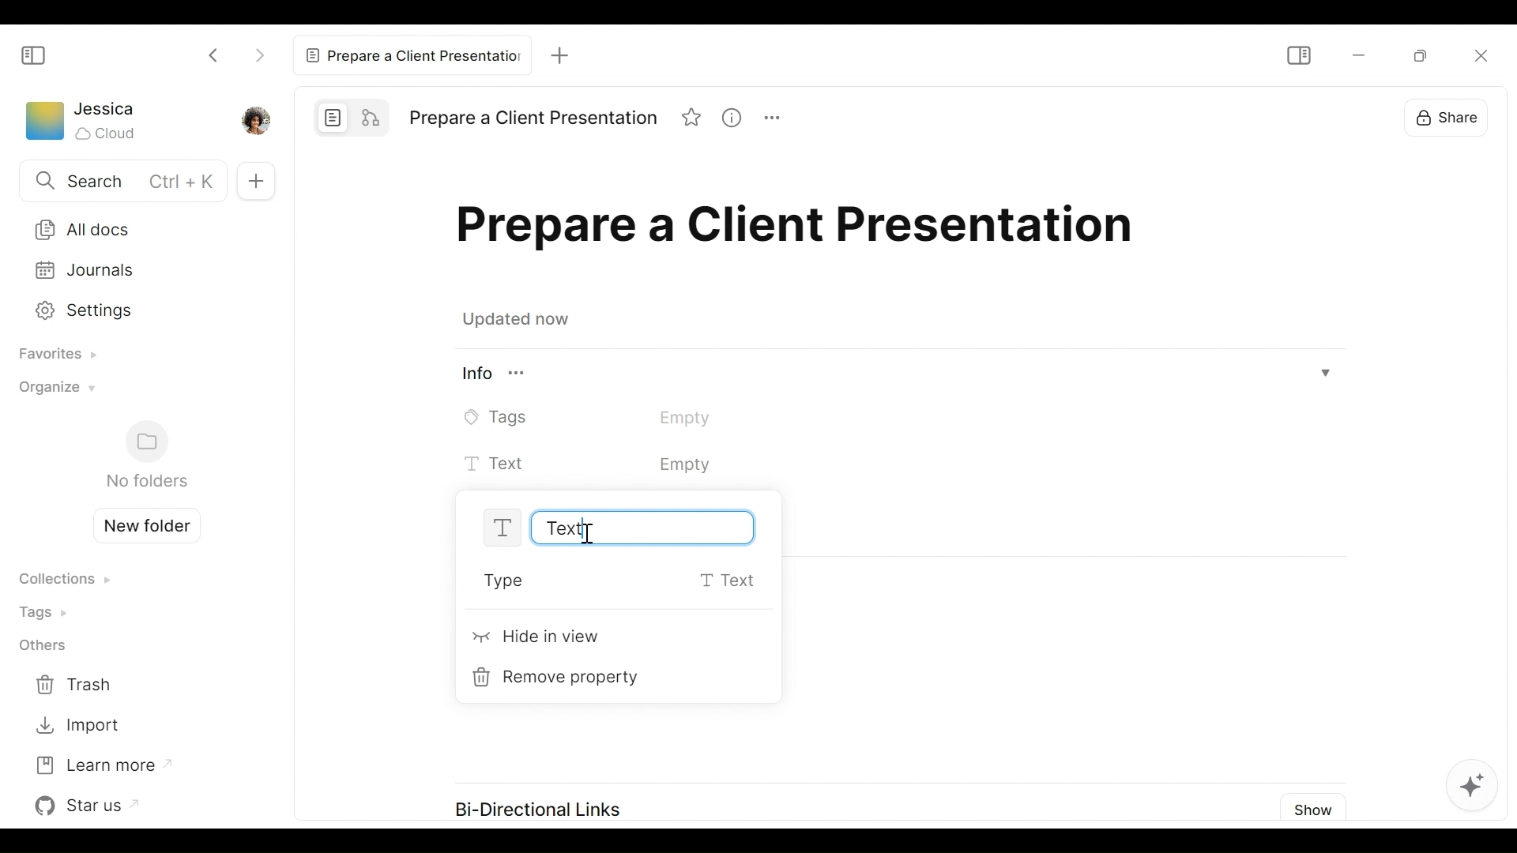 Image resolution: width=1517 pixels, height=853 pixels. I want to click on Settings, so click(132, 308).